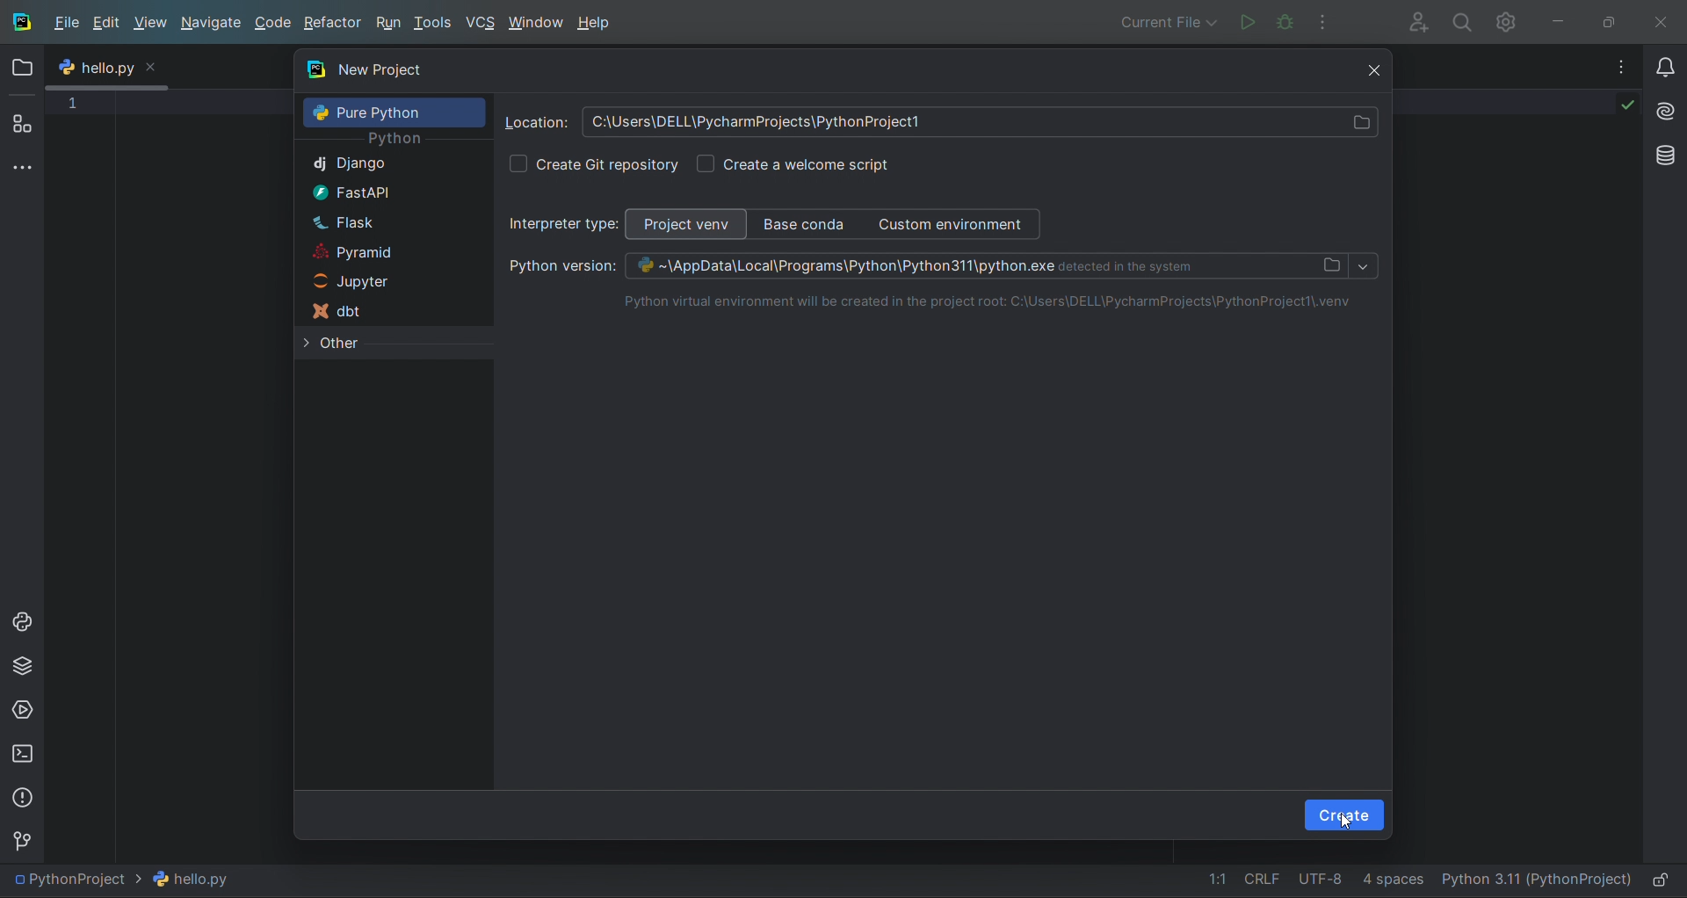  Describe the element at coordinates (1664, 880) in the screenshot. I see `lock` at that location.